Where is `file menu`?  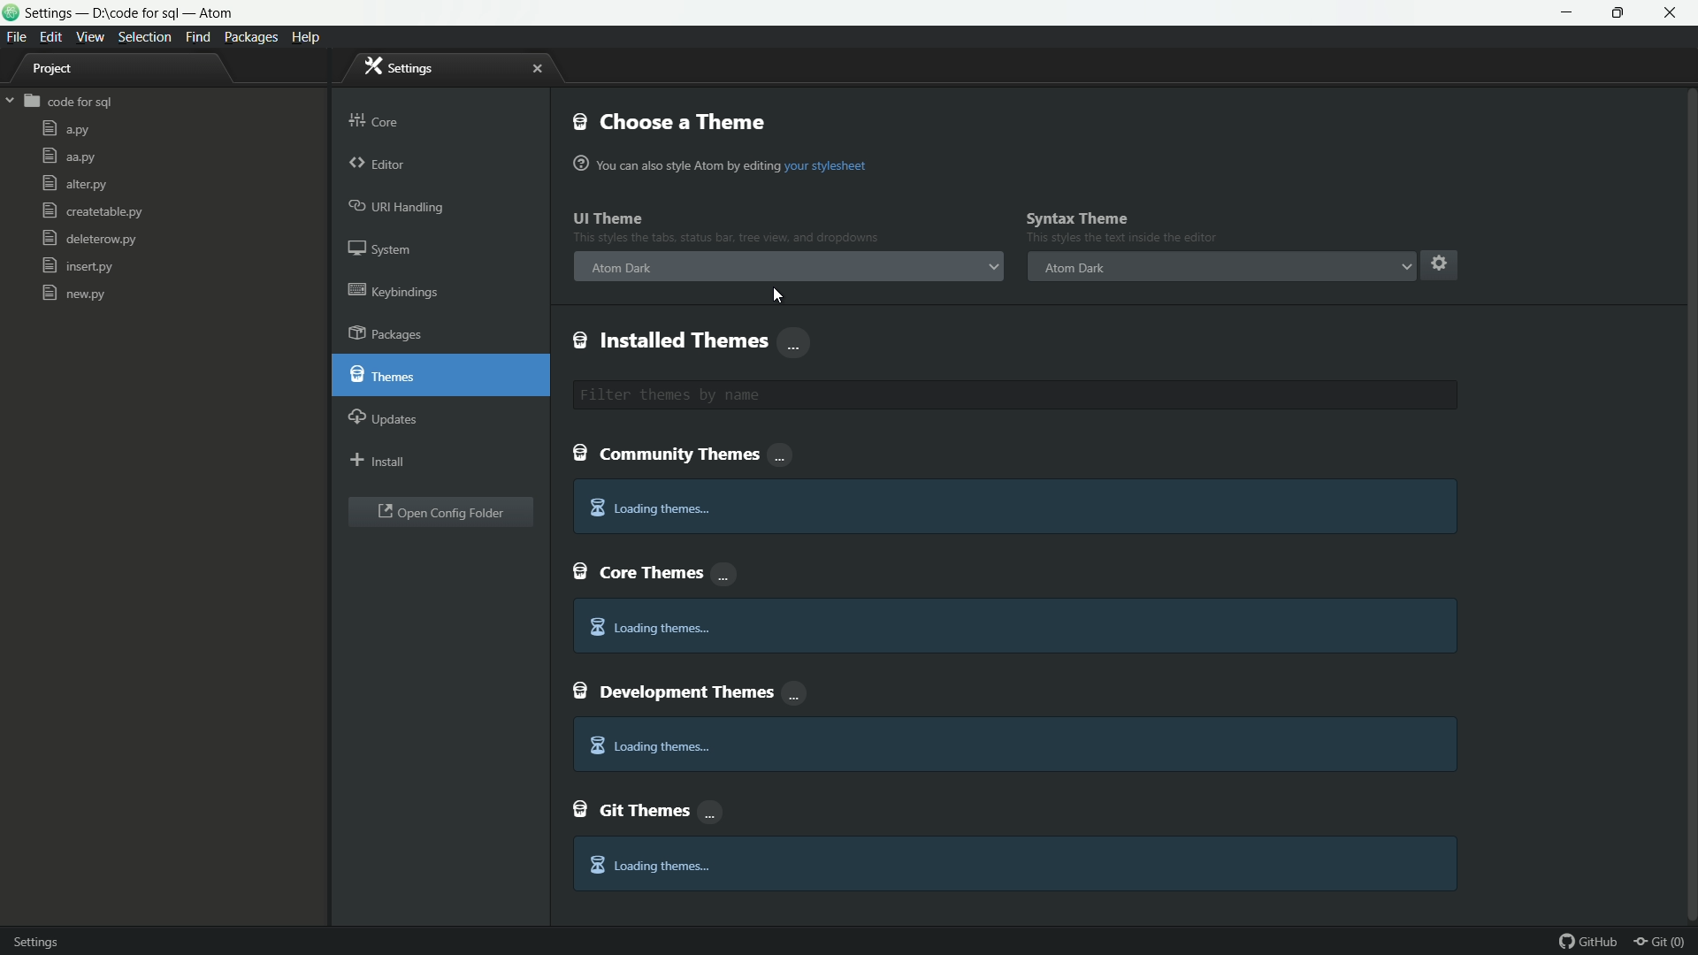 file menu is located at coordinates (17, 38).